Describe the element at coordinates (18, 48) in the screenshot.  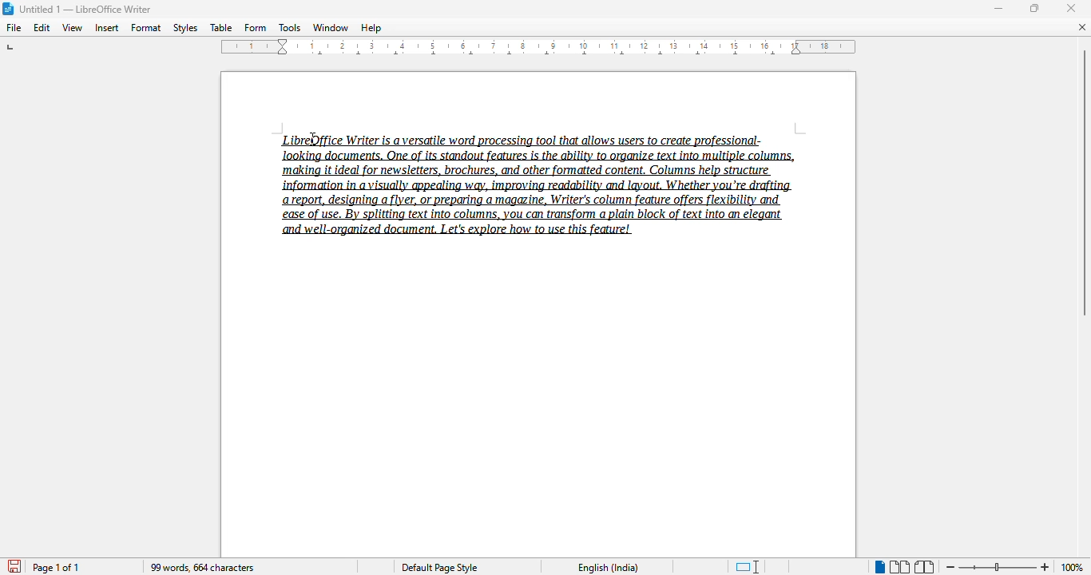
I see `tab stop` at that location.